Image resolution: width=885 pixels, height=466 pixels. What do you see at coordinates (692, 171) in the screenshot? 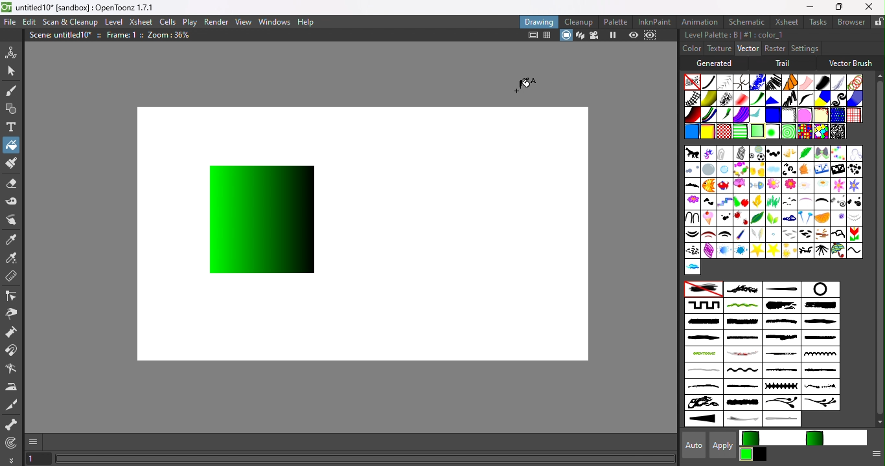
I see `Bubb` at bounding box center [692, 171].